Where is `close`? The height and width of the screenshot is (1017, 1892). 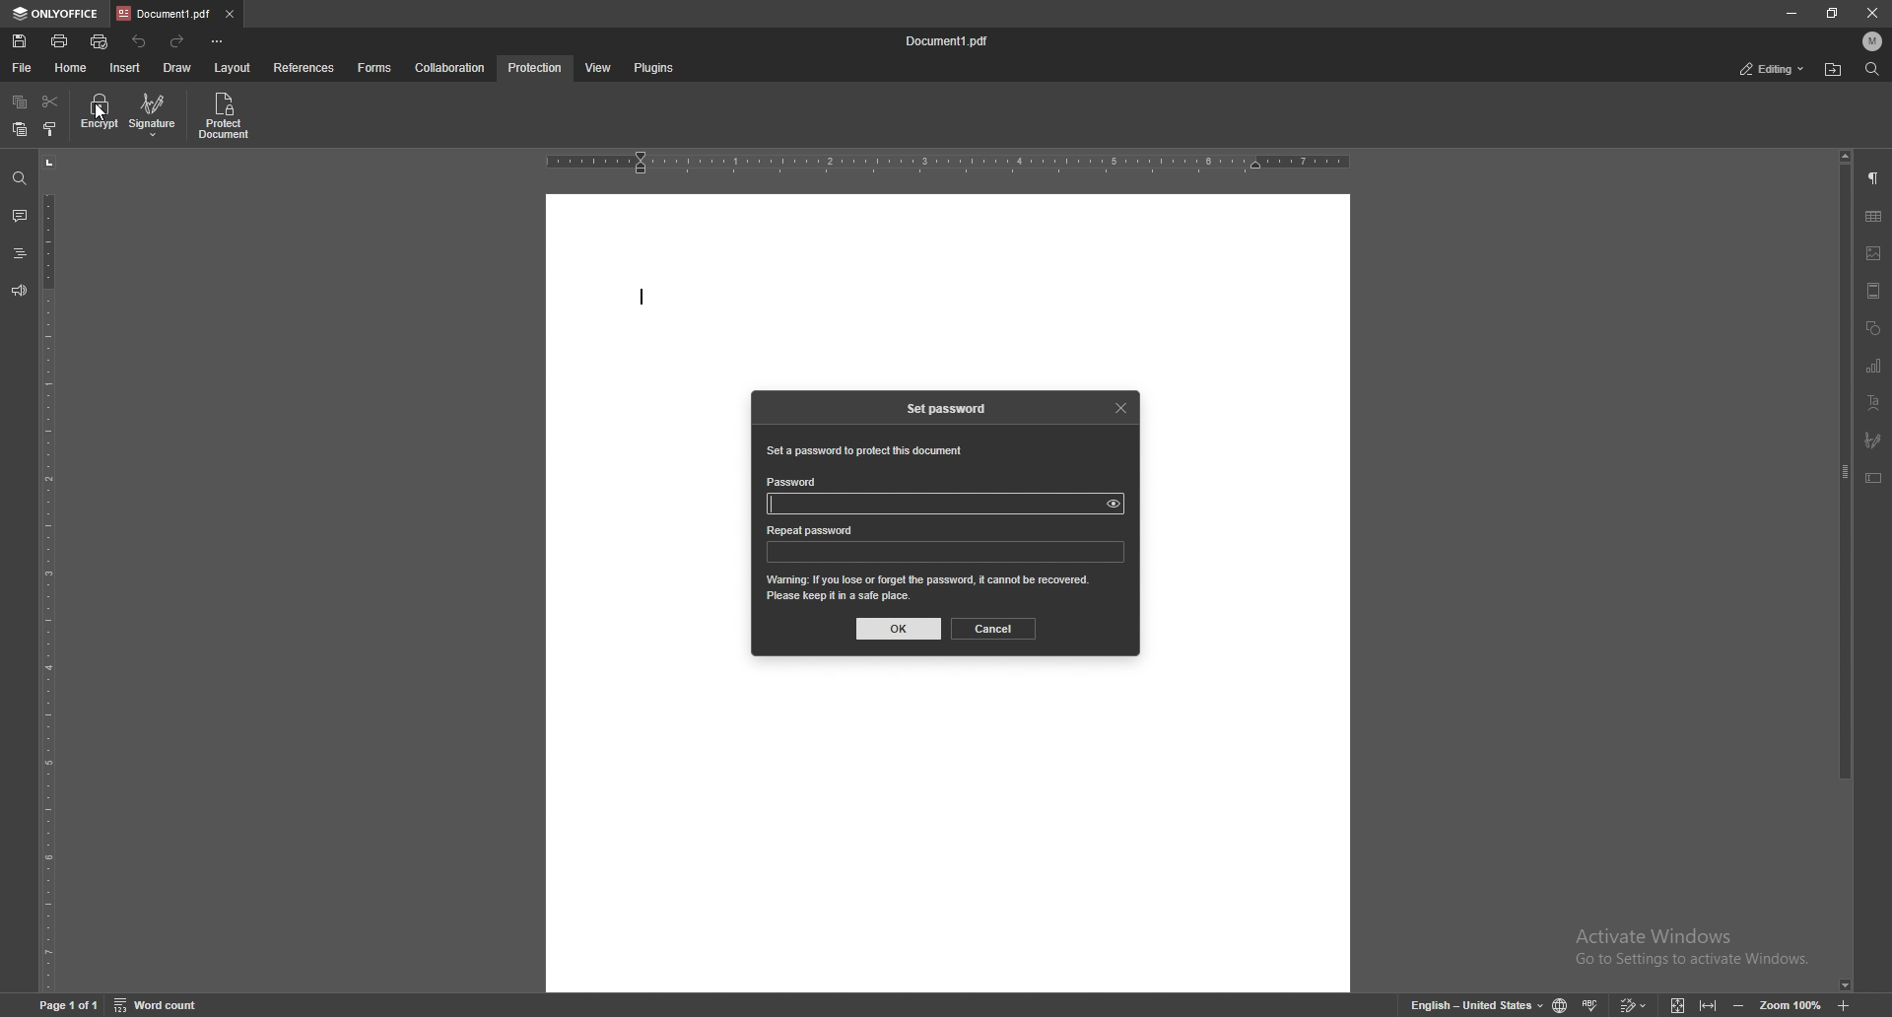 close is located at coordinates (1120, 406).